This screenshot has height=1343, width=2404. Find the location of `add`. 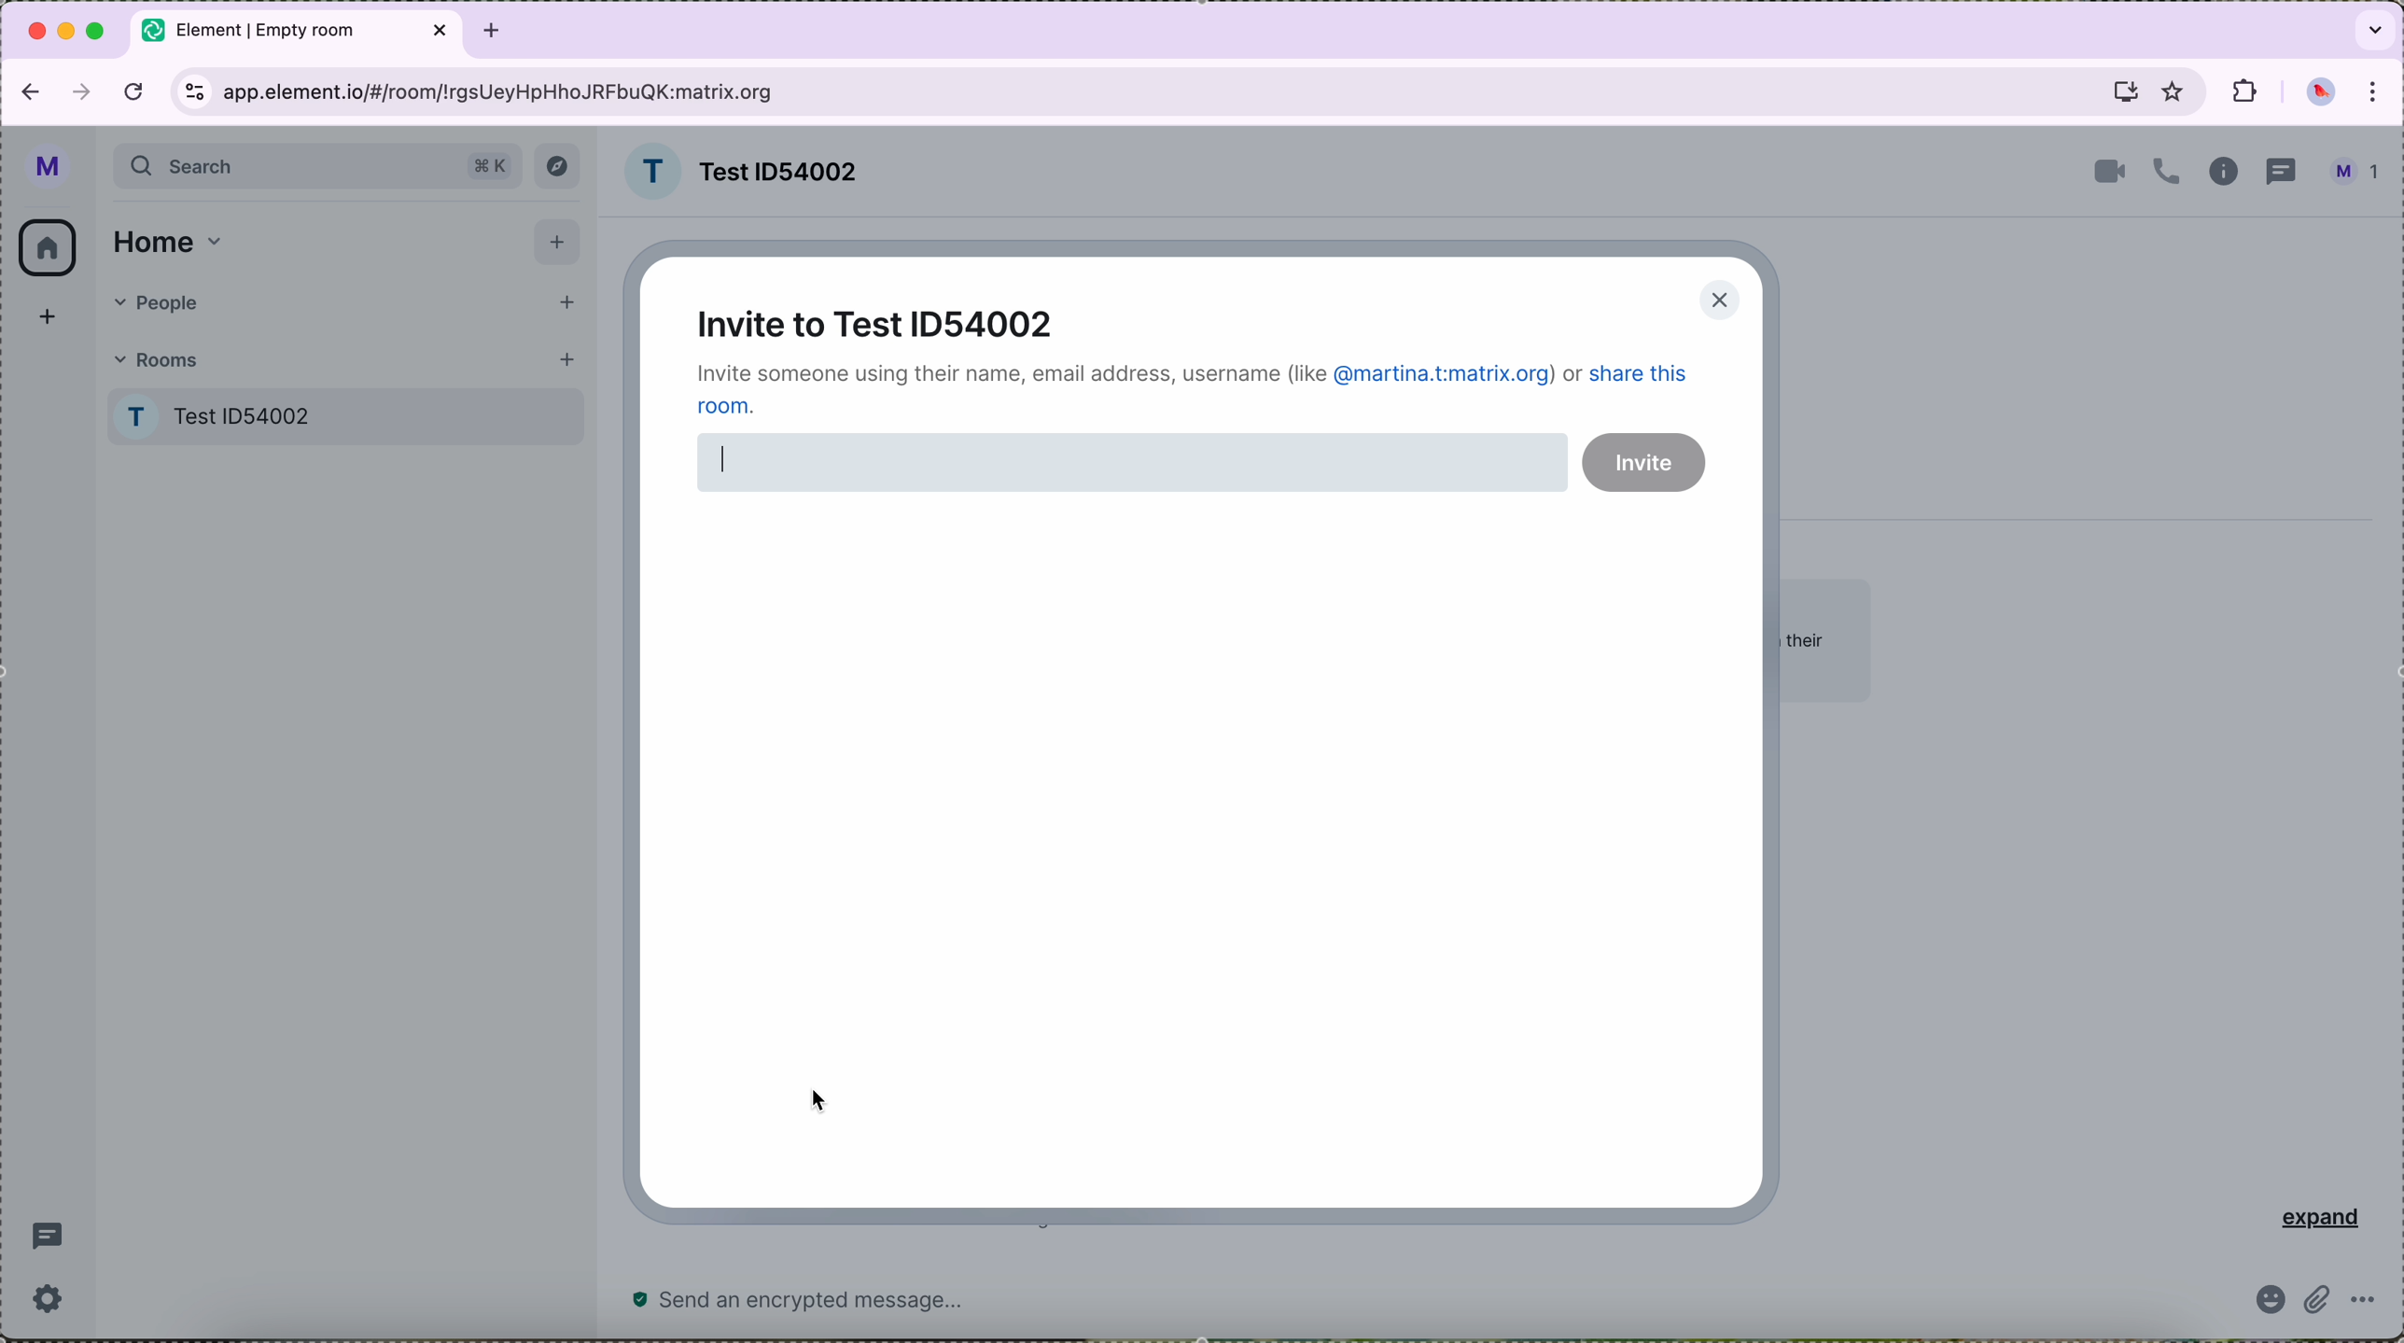

add is located at coordinates (46, 318).